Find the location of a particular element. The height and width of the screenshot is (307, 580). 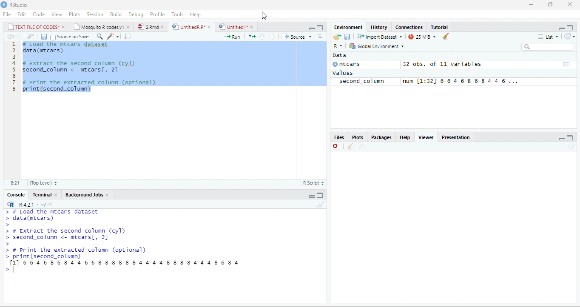

View is located at coordinates (57, 14).